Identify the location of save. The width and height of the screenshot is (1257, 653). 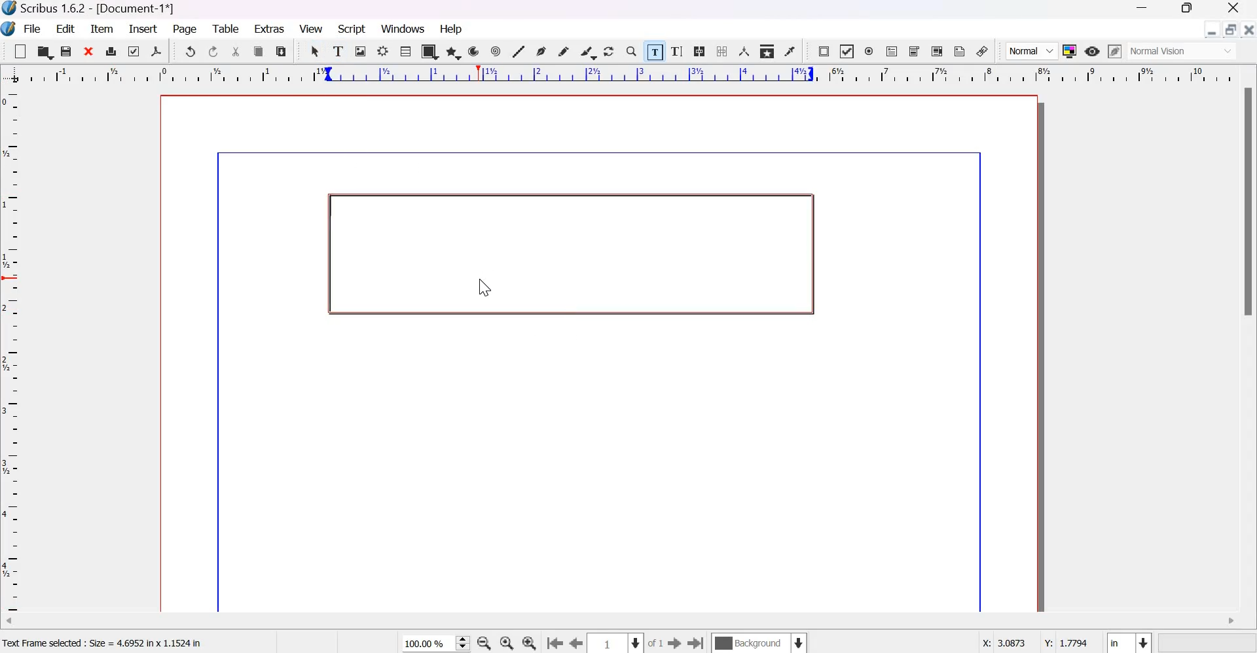
(67, 51).